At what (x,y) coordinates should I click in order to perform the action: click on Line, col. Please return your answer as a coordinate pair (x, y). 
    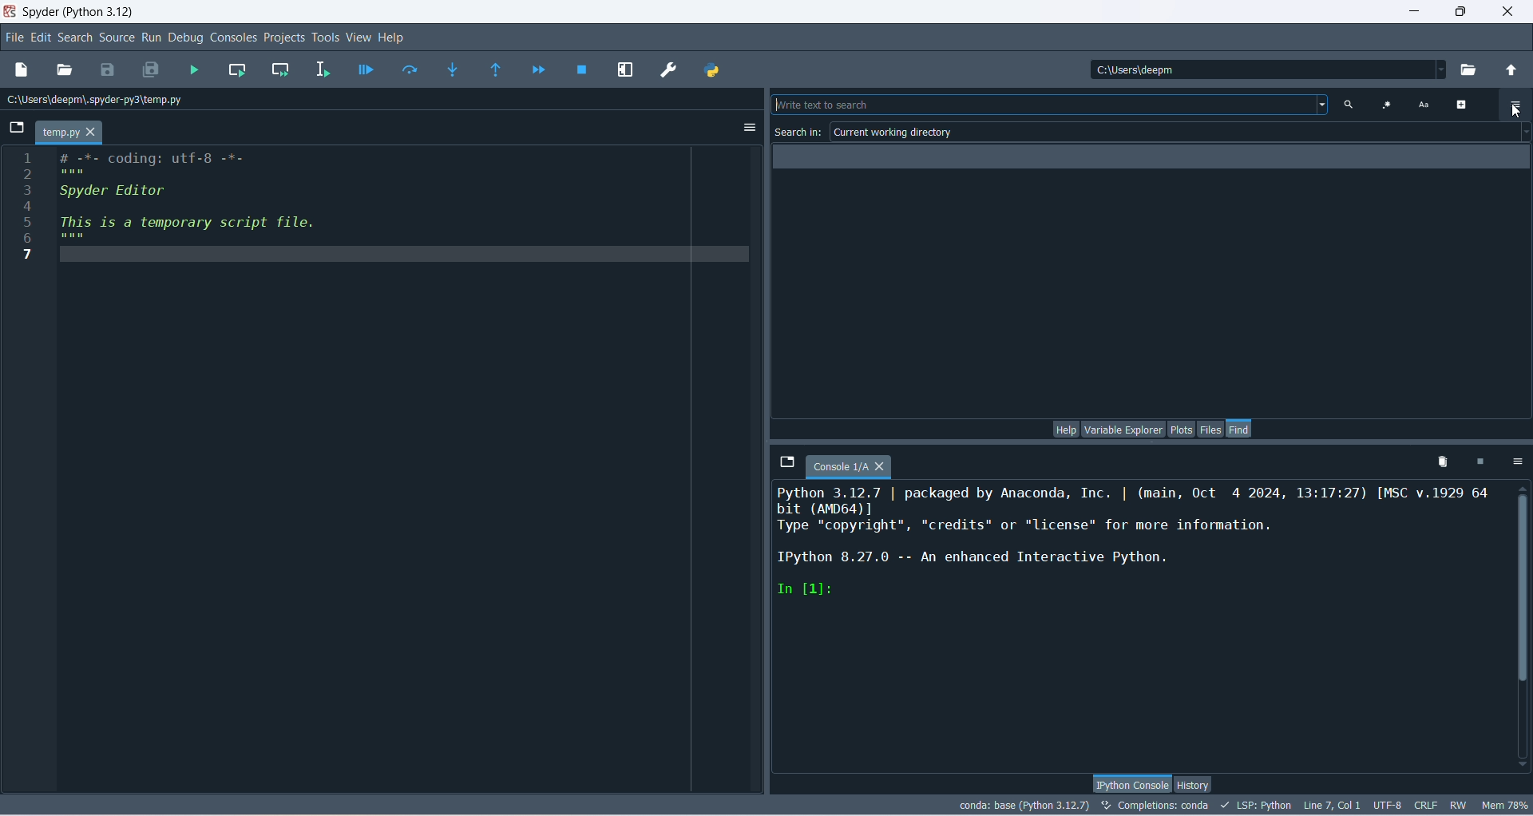
    Looking at the image, I should click on (1330, 805).